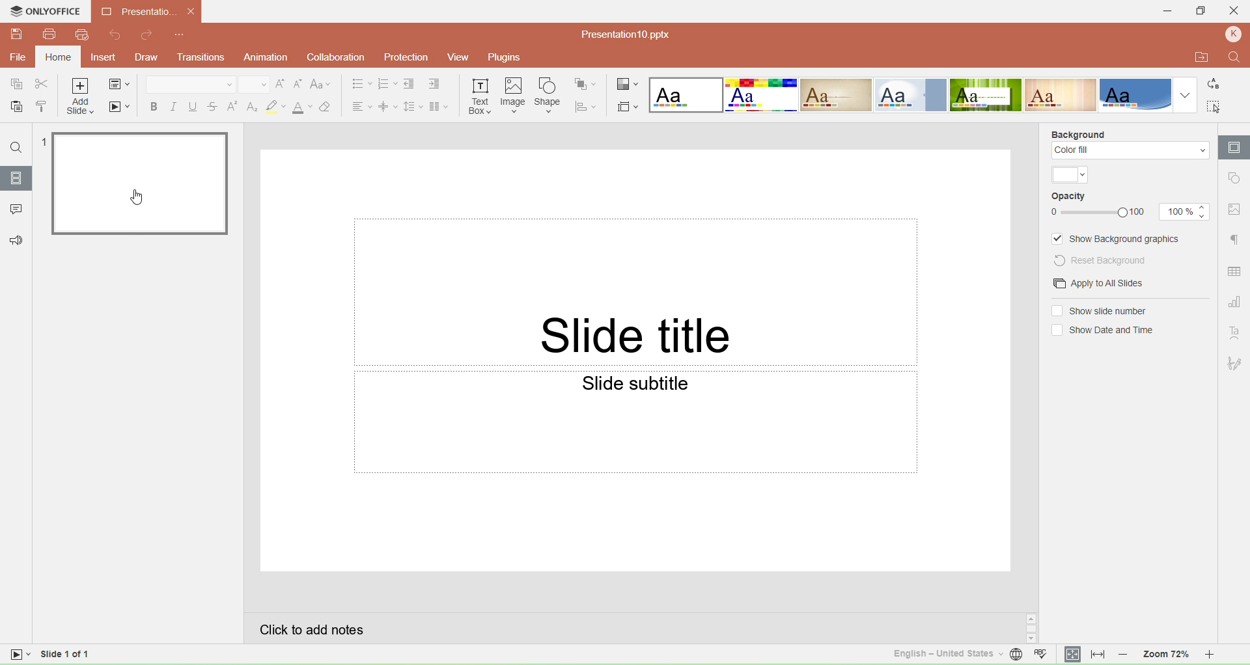 This screenshot has width=1250, height=665. What do you see at coordinates (620, 34) in the screenshot?
I see `File name` at bounding box center [620, 34].